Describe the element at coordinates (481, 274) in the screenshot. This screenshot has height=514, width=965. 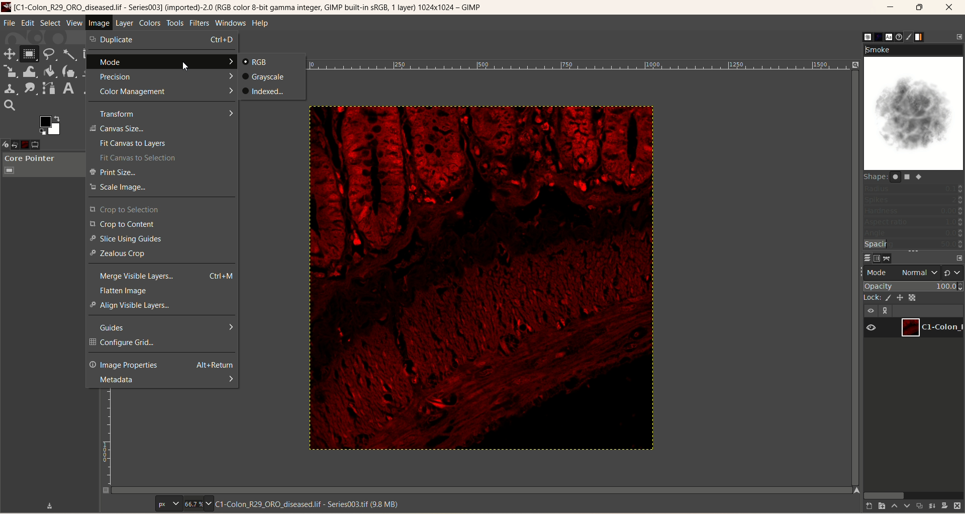
I see `image` at that location.